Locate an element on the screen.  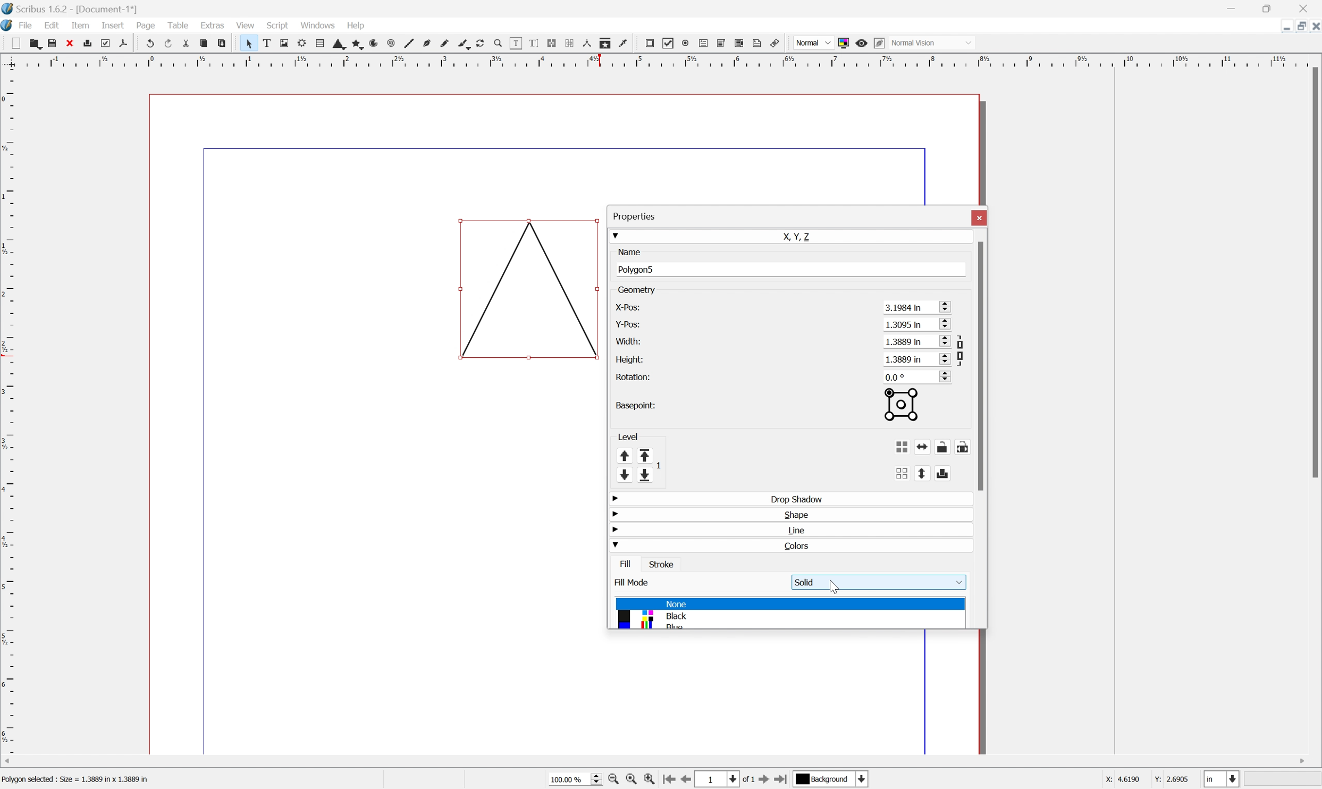
X-pos: is located at coordinates (627, 307).